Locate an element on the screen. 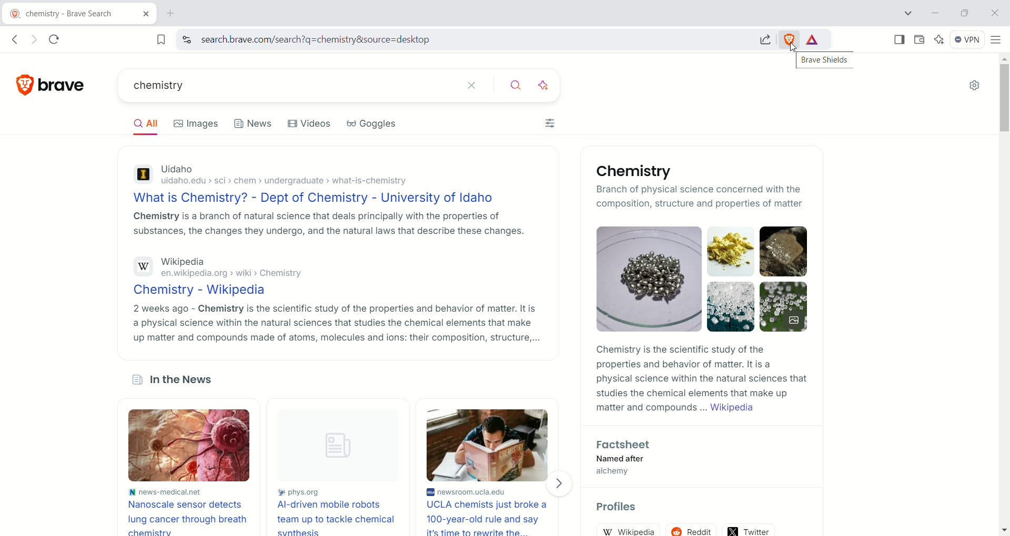 This screenshot has width=1010, height=536. Chemistry is a branch of natural science that deals principally with the properties of substances, the changes they undergo, and the natural laws that describe these changes. is located at coordinates (326, 224).